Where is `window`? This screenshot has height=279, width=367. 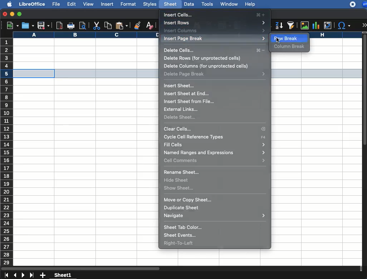
window is located at coordinates (229, 4).